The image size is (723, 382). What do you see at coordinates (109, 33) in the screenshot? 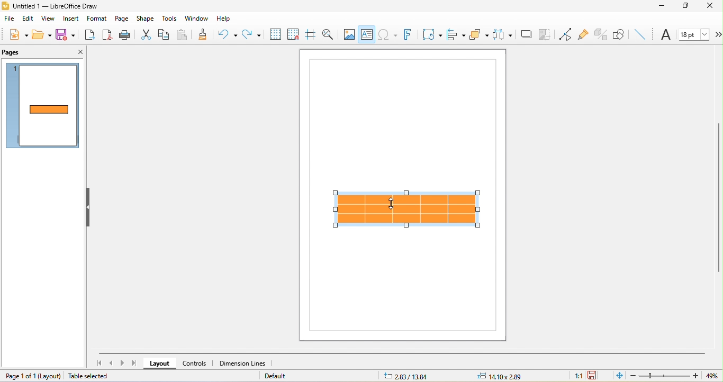
I see `export directly as pdf` at bounding box center [109, 33].